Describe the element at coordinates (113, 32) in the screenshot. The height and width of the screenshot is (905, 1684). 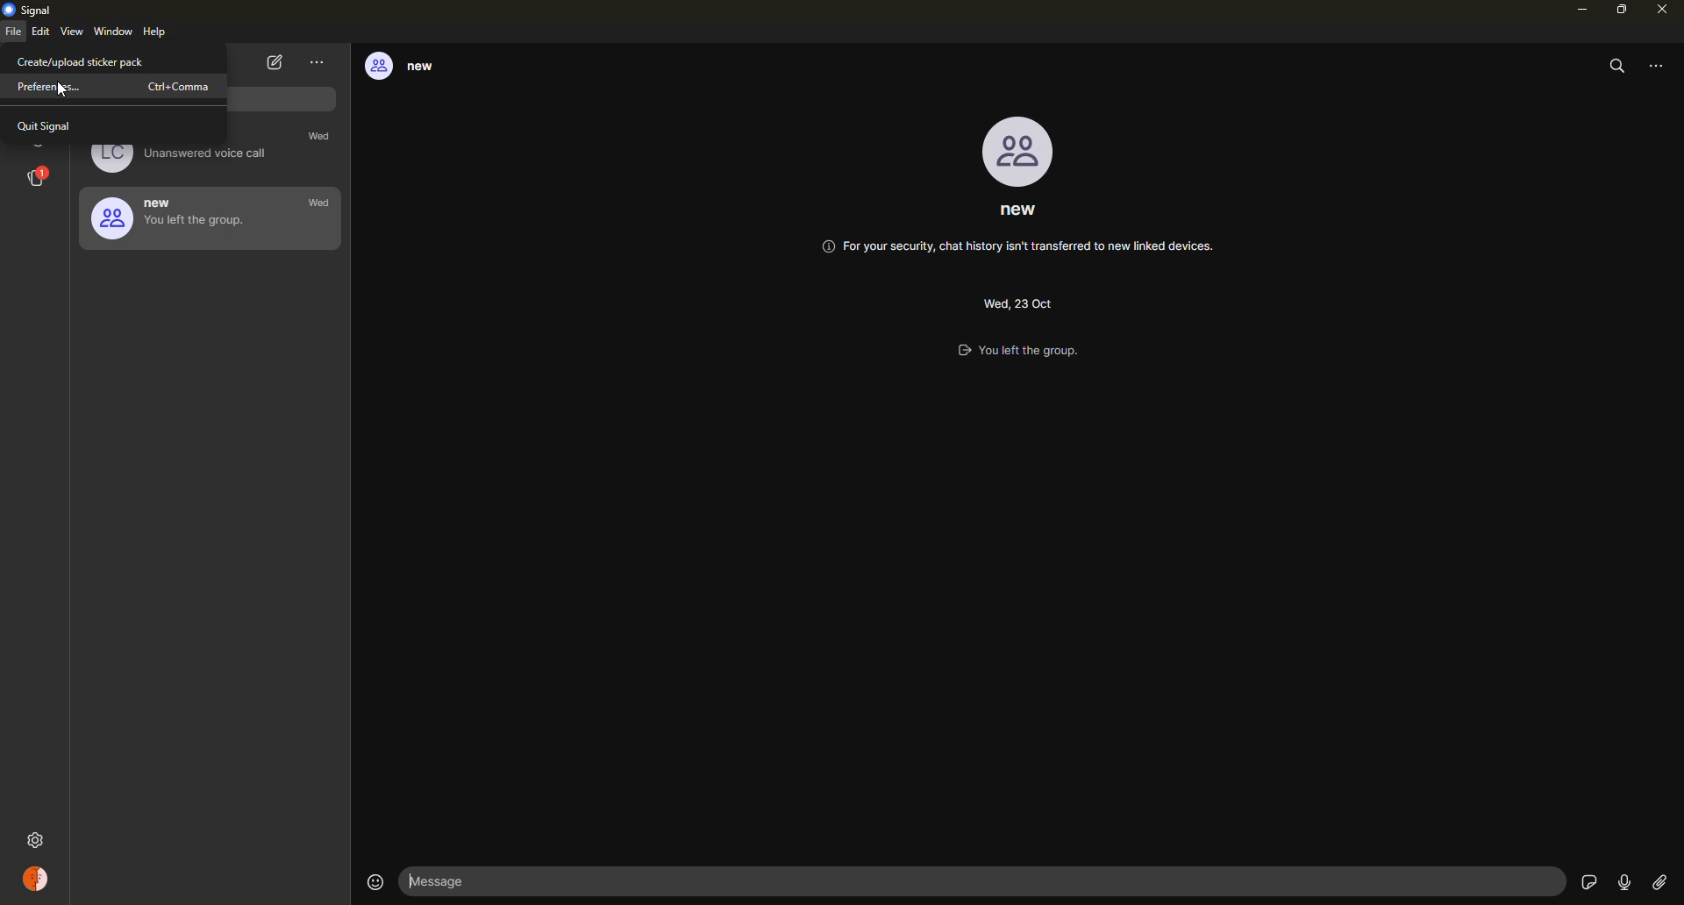
I see `window` at that location.